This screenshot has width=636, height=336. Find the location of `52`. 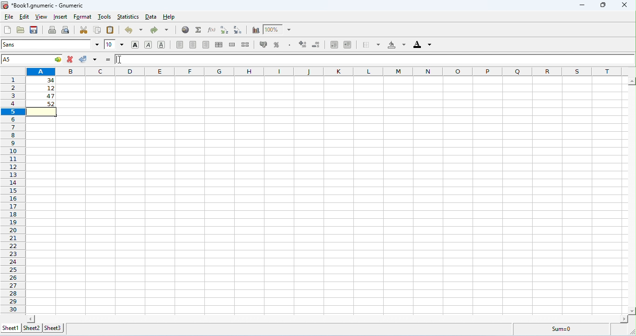

52 is located at coordinates (42, 104).